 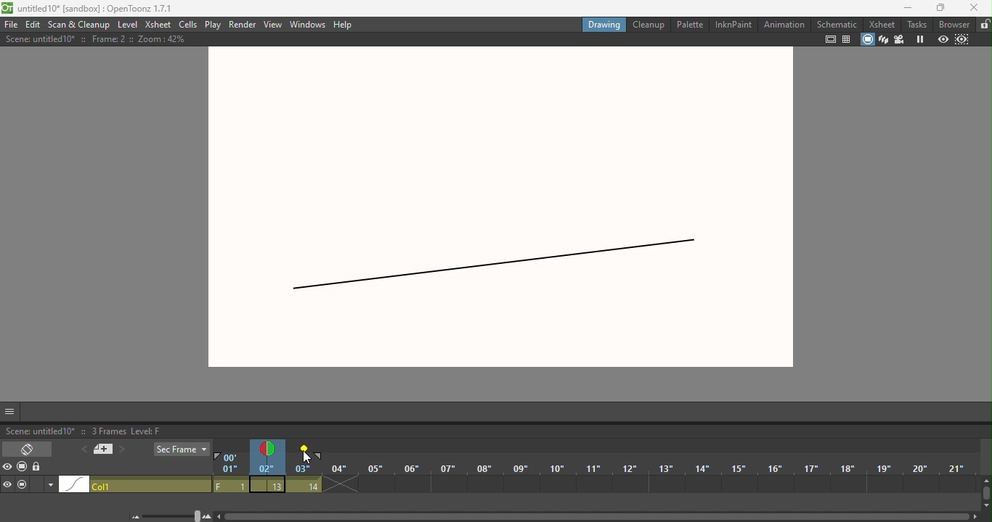 I want to click on Onion skin, so click(x=269, y=447).